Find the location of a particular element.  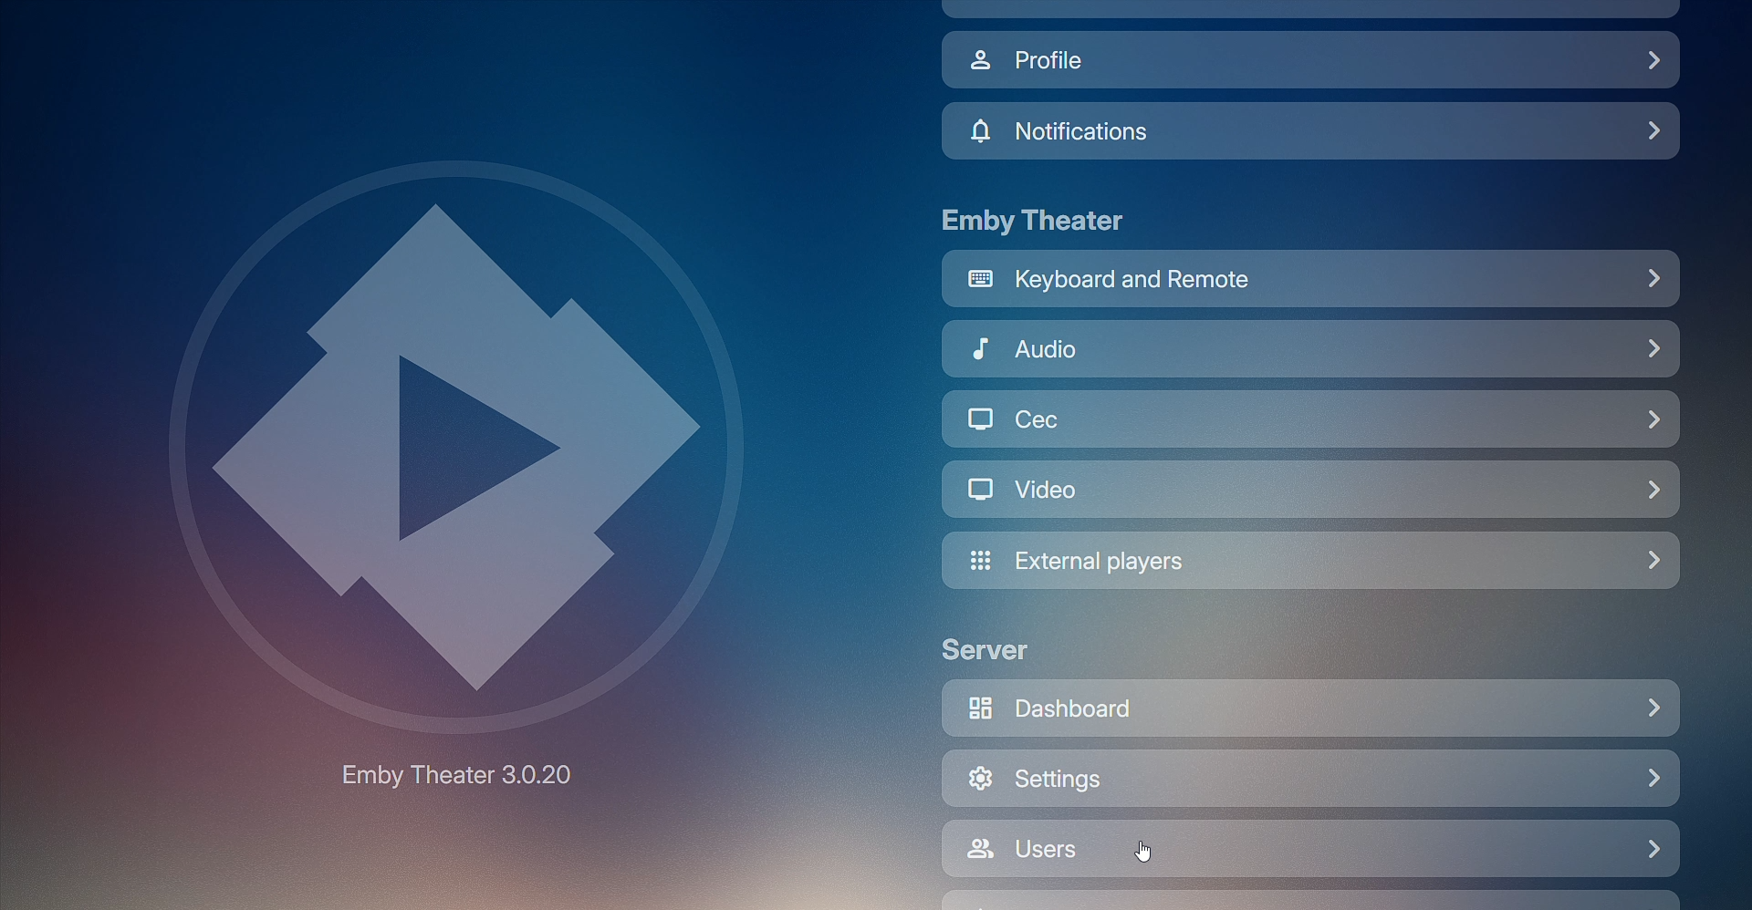

Emby Logo is located at coordinates (466, 437).